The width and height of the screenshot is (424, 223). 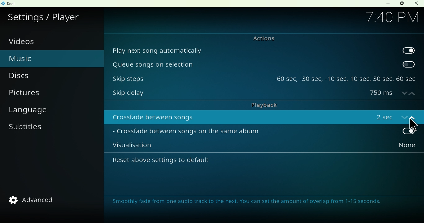 I want to click on Music, so click(x=35, y=58).